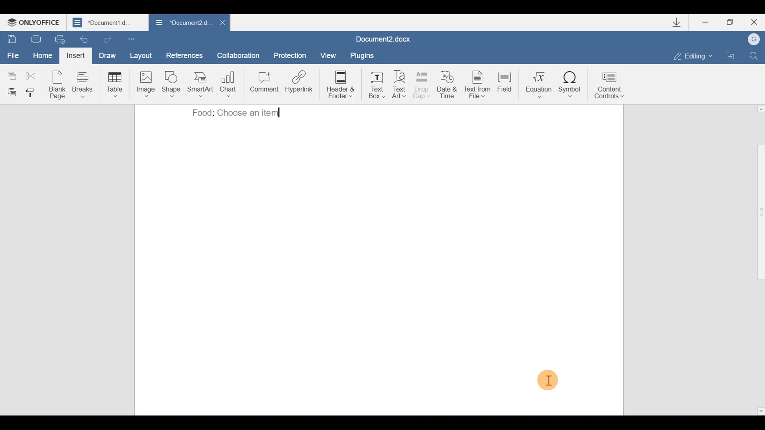  What do you see at coordinates (757, 258) in the screenshot?
I see `Scroll bar` at bounding box center [757, 258].